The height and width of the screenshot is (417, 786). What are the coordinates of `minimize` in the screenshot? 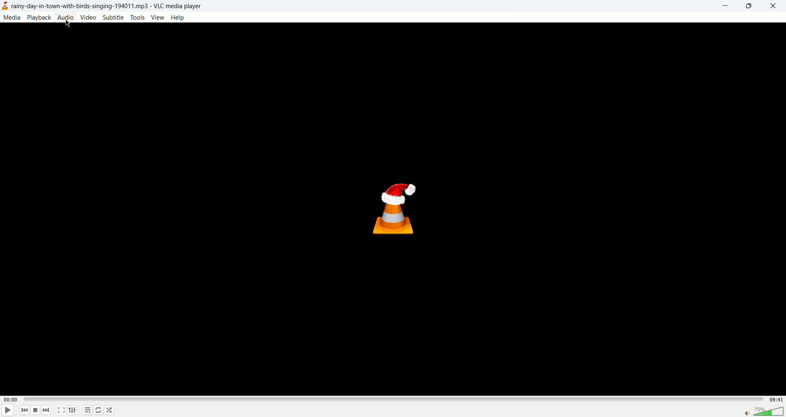 It's located at (723, 7).